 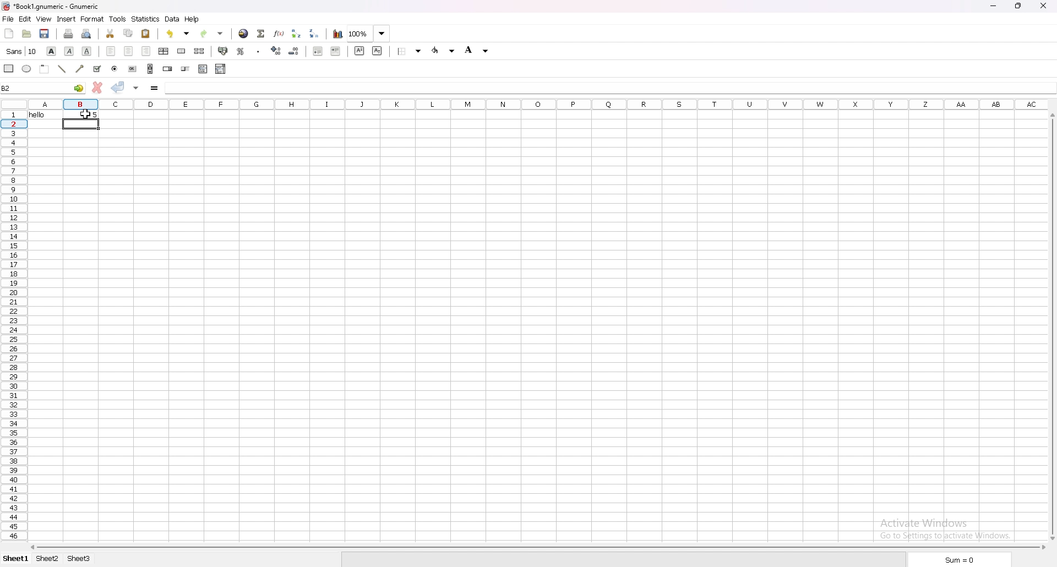 I want to click on create rectangle, so click(x=9, y=69).